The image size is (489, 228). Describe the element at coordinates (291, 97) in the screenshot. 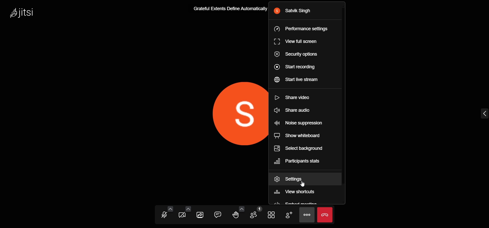

I see `share video` at that location.